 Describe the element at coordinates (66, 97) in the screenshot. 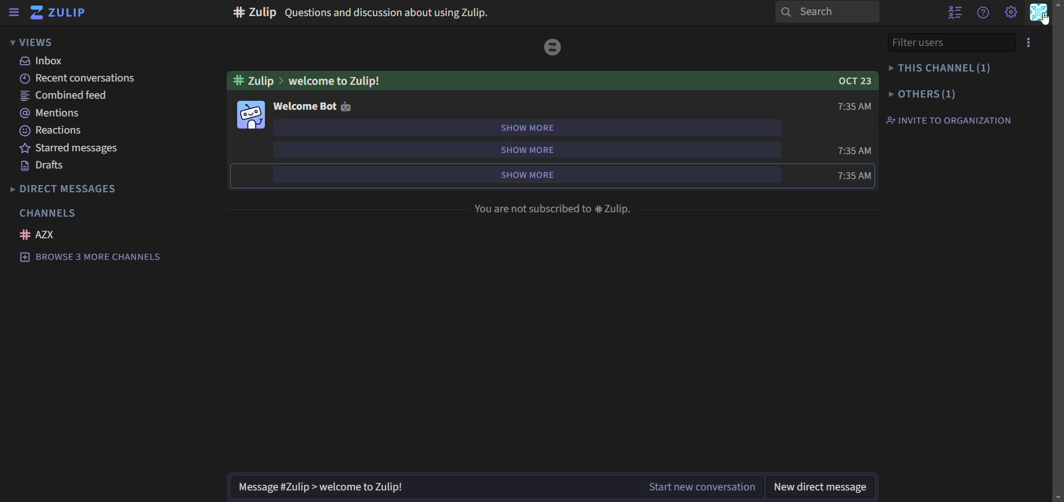

I see `combined feed` at that location.